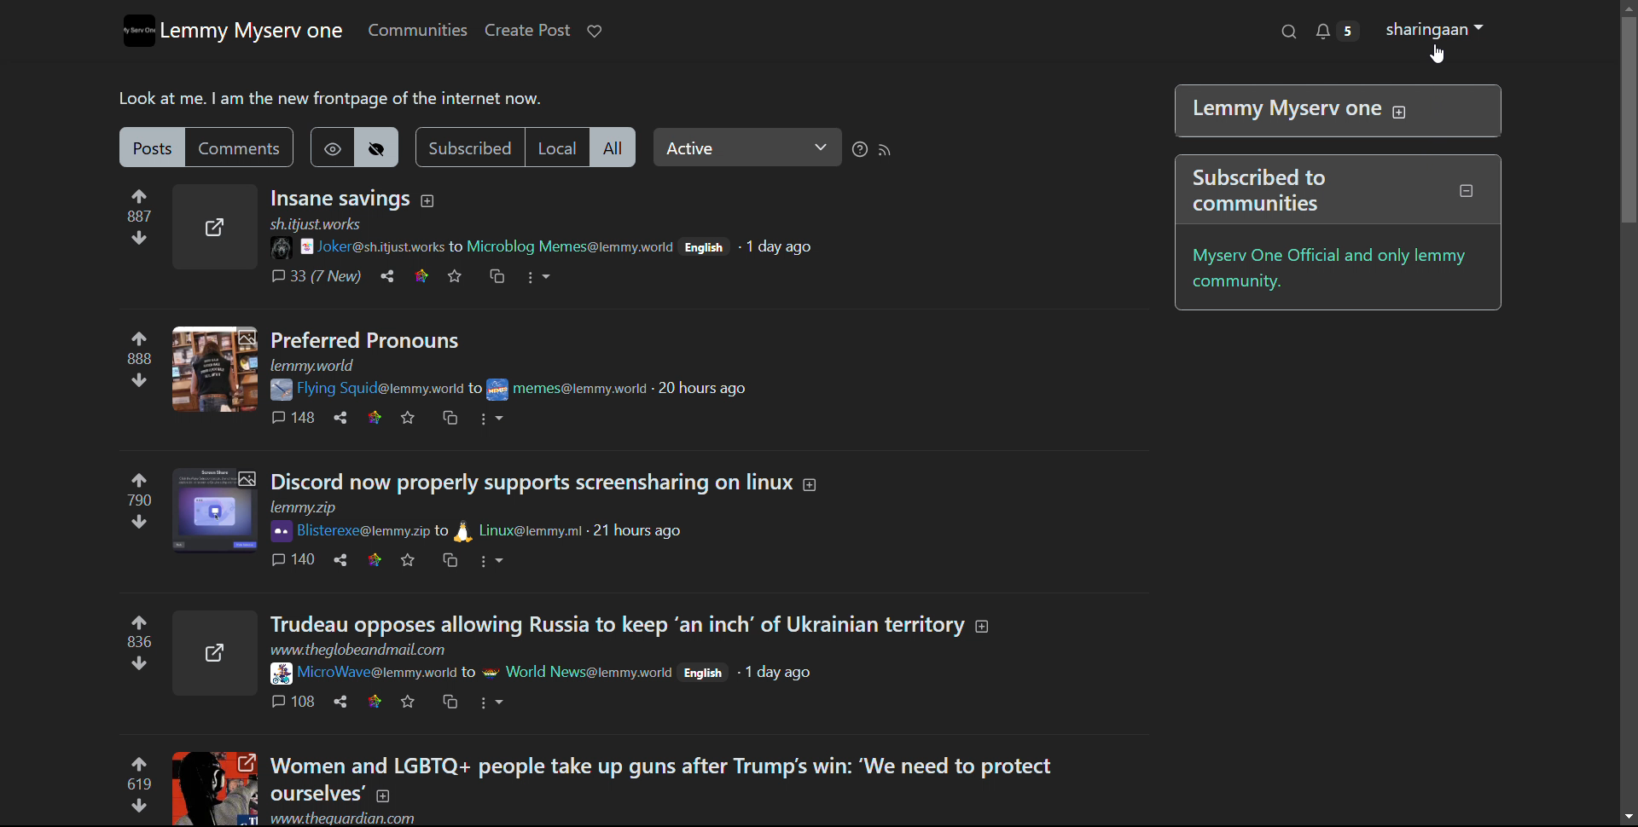 This screenshot has width=1638, height=827. Describe the element at coordinates (141, 219) in the screenshot. I see `upvote and downvotes` at that location.